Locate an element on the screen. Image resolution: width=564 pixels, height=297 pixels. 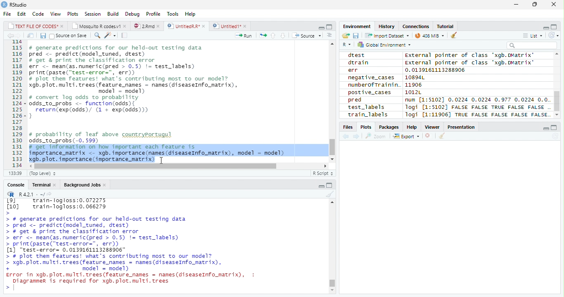
# generate predictions for our held-out testing data
pred <- predict(model_tuned, drest)
# get & print the classification error
err <- mean(as.numeric(pred > 0.5) != test_labels)
print (paste(“test-error=", err))
# plot them features! what's contributing most to our model?
gb. plot. multi. trees (feature_names = names (diseaseInfo_matrix),
model = model)
# convert log odds to probability
odds_to_probs <- function(odds){
return(exp(odds)/ (1 + exp(0dds)))
3 is located at coordinates (138, 84).